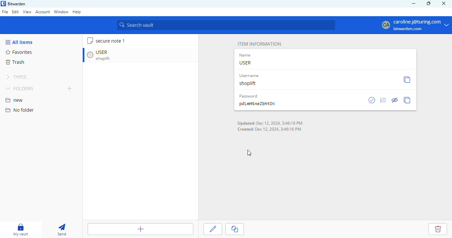 The image size is (452, 238). What do you see at coordinates (227, 25) in the screenshot?
I see `search vault` at bounding box center [227, 25].